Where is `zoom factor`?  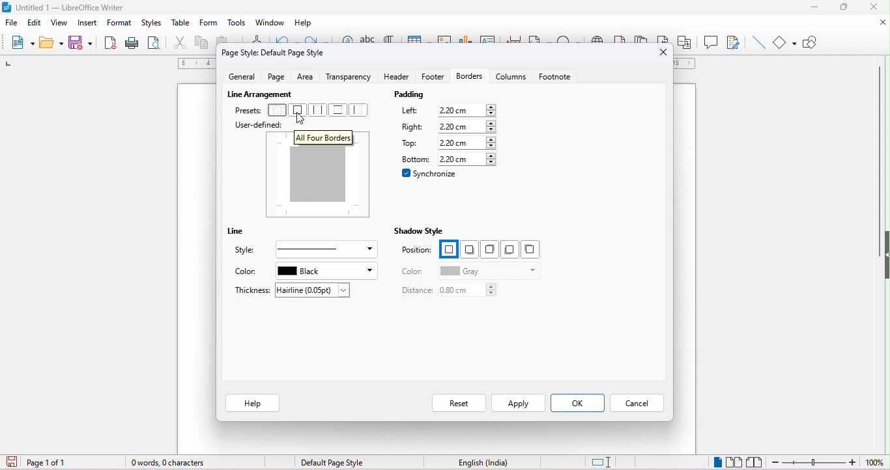 zoom factor is located at coordinates (876, 462).